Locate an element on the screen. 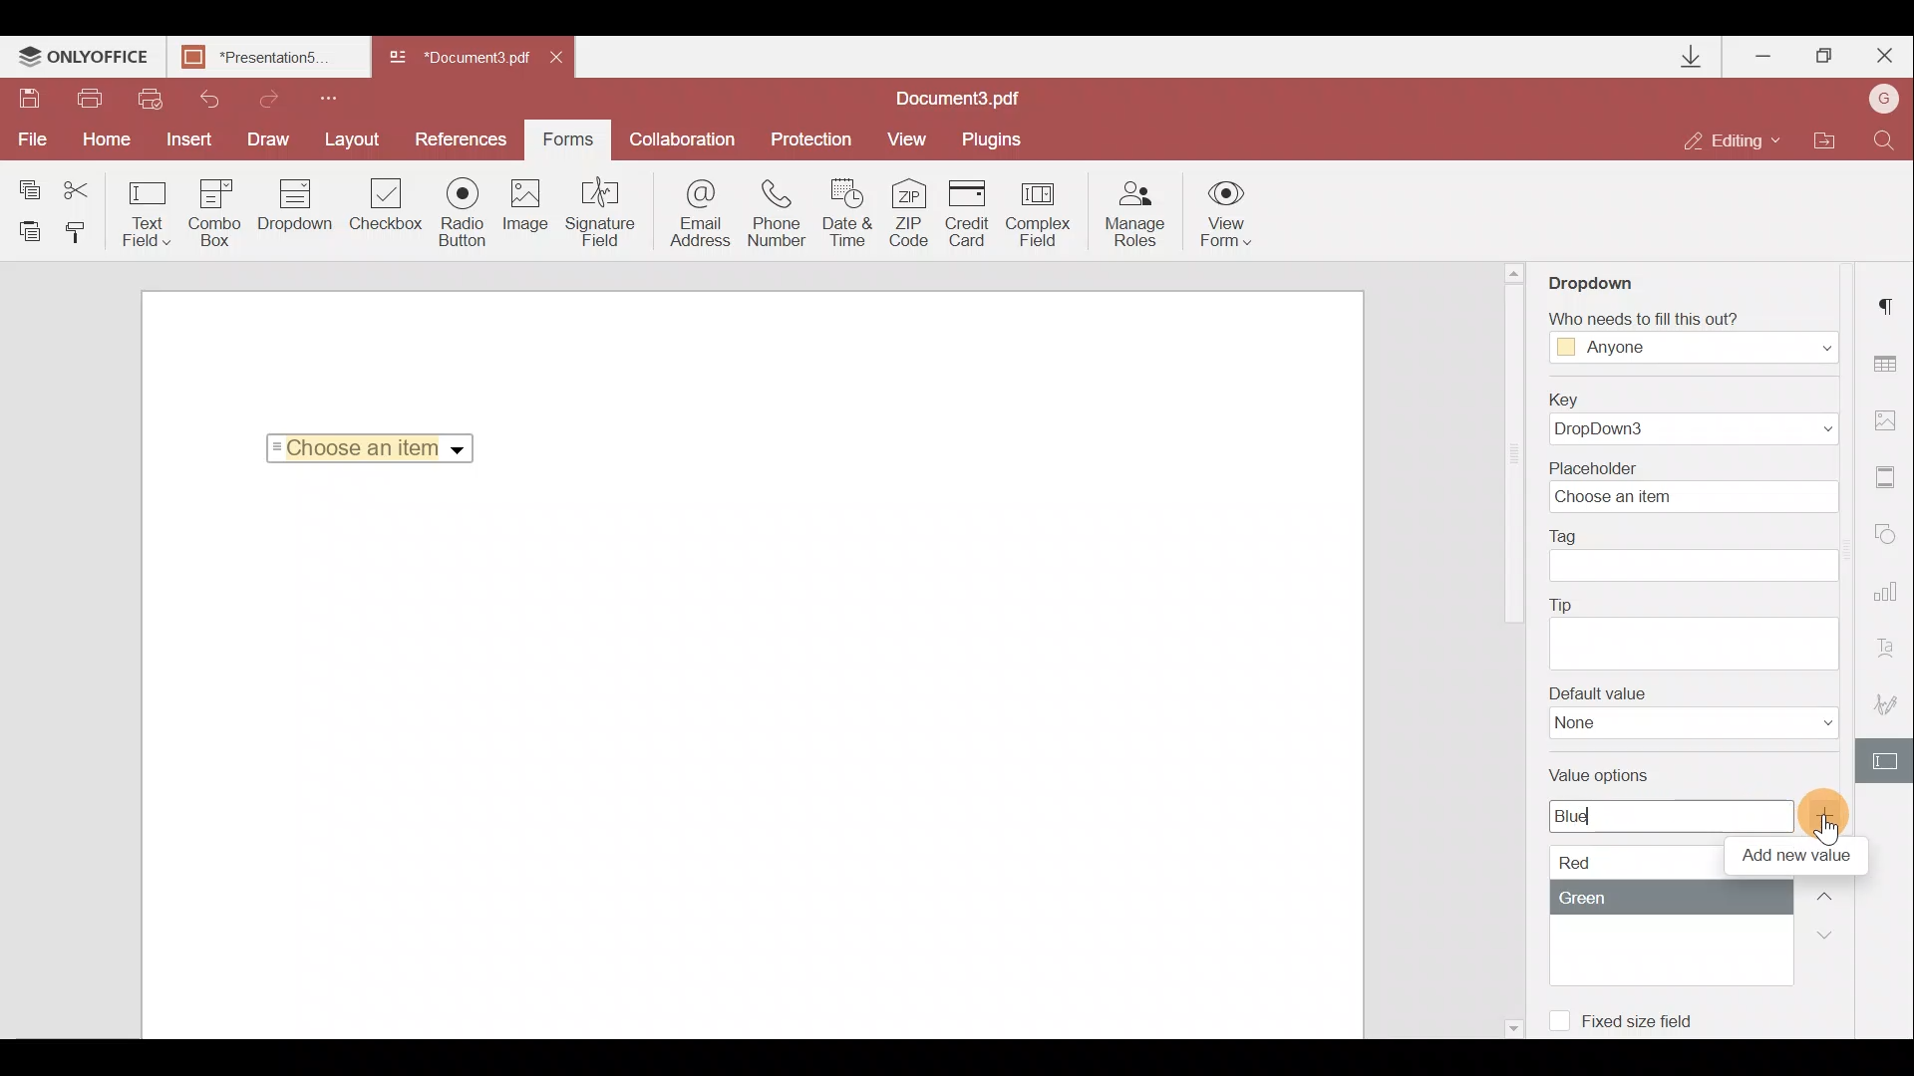 Image resolution: width=1914 pixels, height=1076 pixels. Dropdown is located at coordinates (291, 216).